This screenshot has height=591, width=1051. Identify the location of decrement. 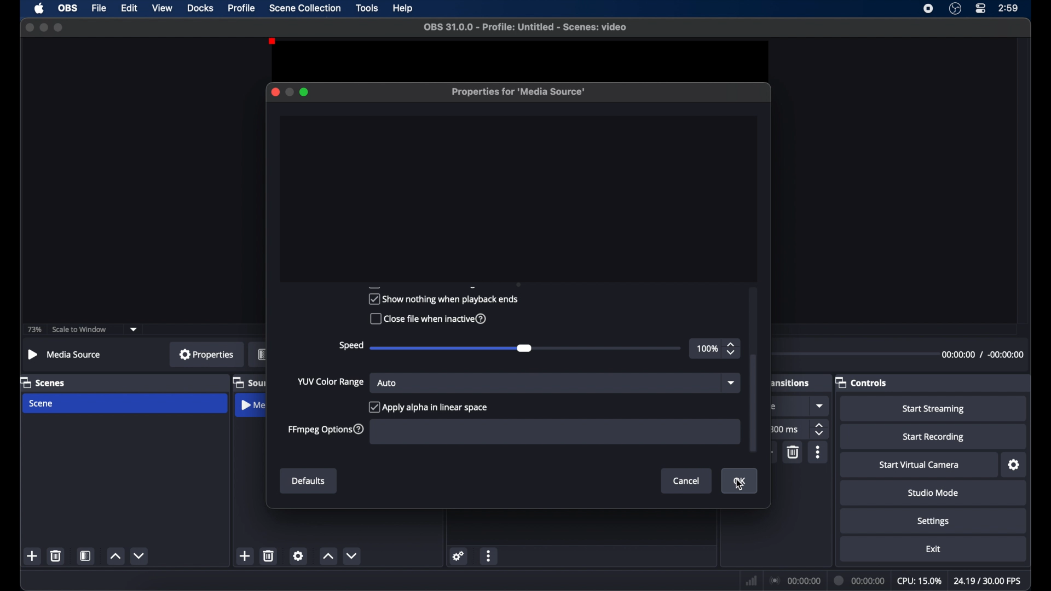
(140, 556).